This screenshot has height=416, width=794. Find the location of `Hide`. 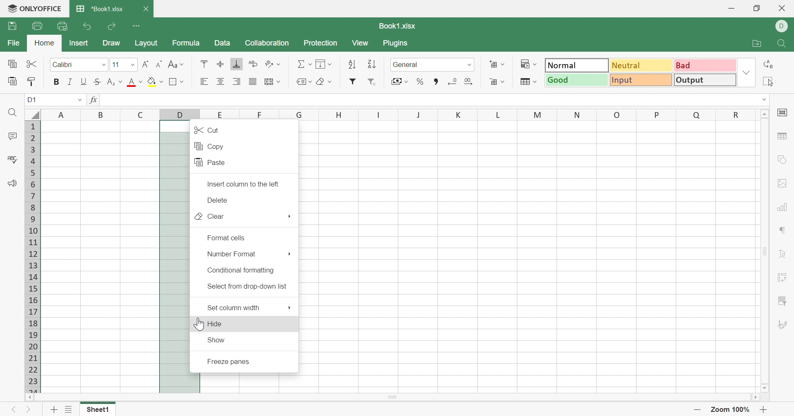

Hide is located at coordinates (217, 325).